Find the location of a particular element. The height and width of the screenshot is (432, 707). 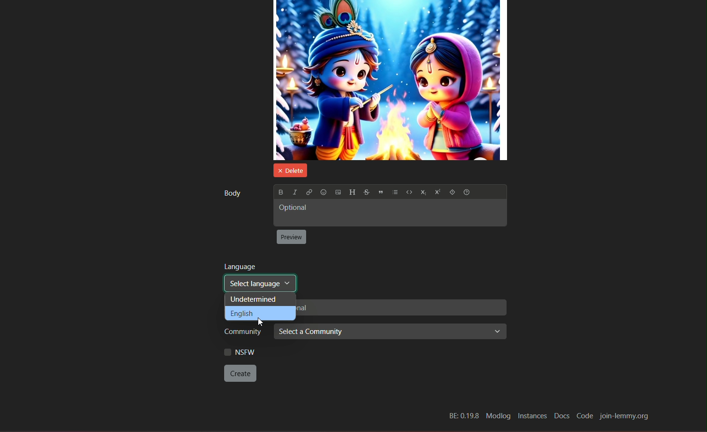

Preview is located at coordinates (292, 237).